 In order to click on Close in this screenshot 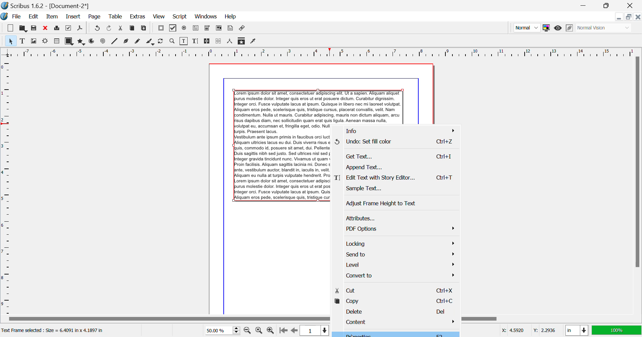, I will do `click(638, 16)`.